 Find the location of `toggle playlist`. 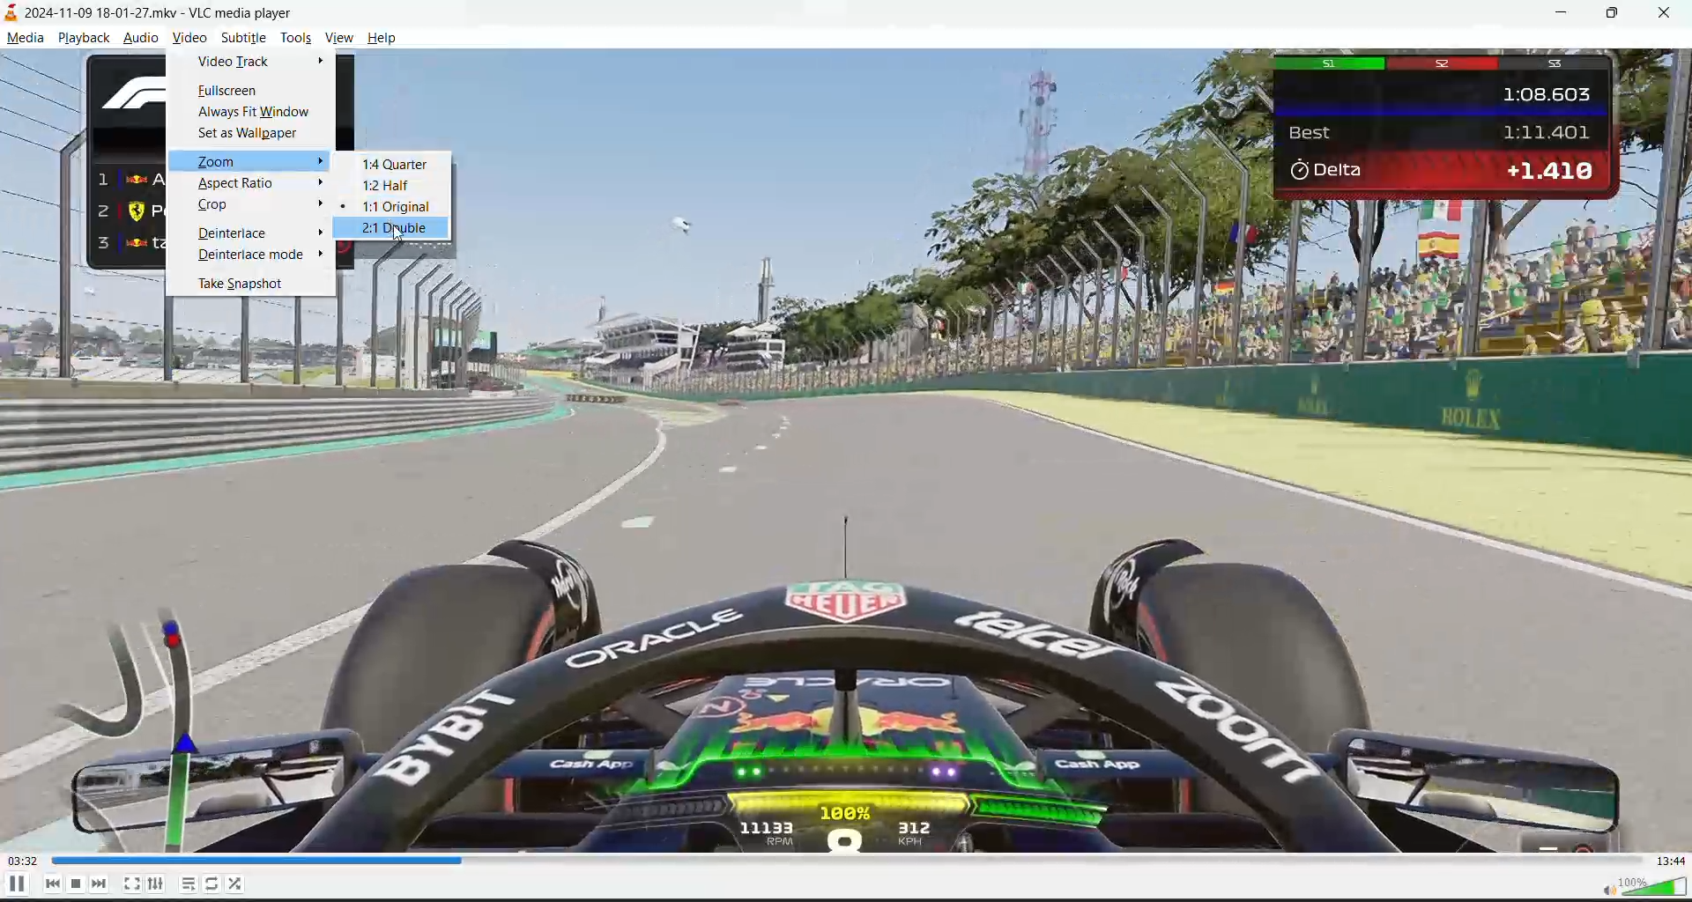

toggle playlist is located at coordinates (190, 884).